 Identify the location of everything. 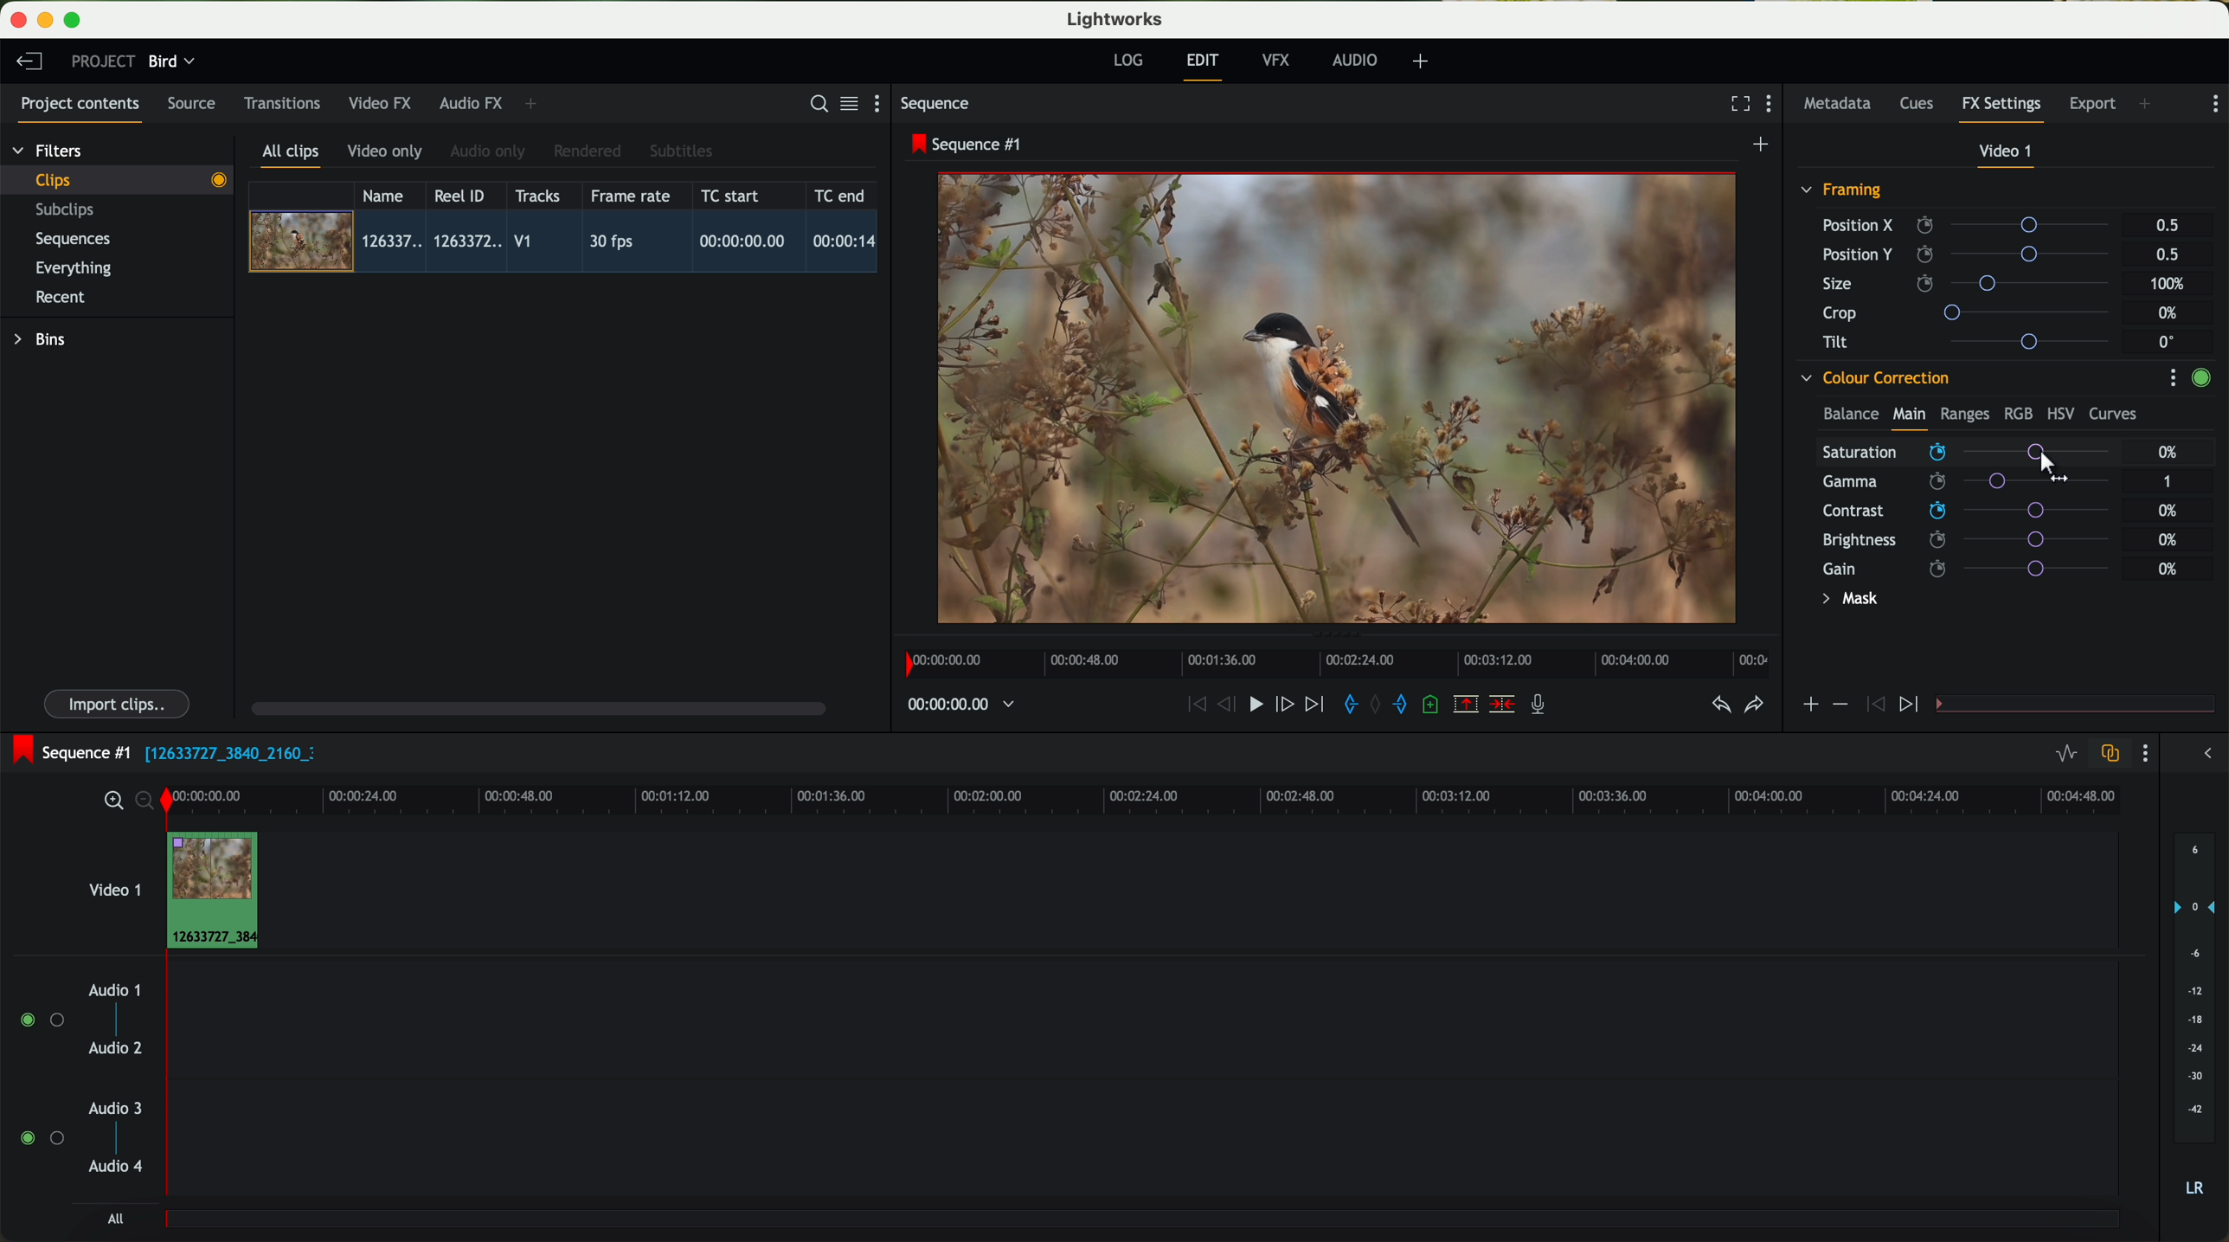
(74, 268).